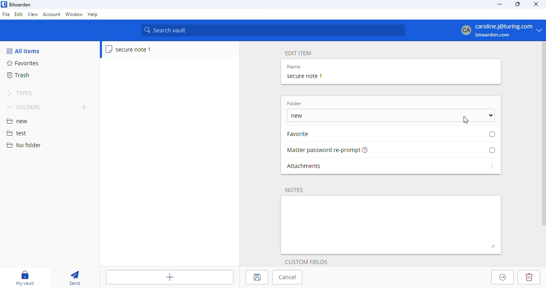 Image resolution: width=546 pixels, height=288 pixels. Describe the element at coordinates (498, 30) in the screenshot. I see `profile` at that location.